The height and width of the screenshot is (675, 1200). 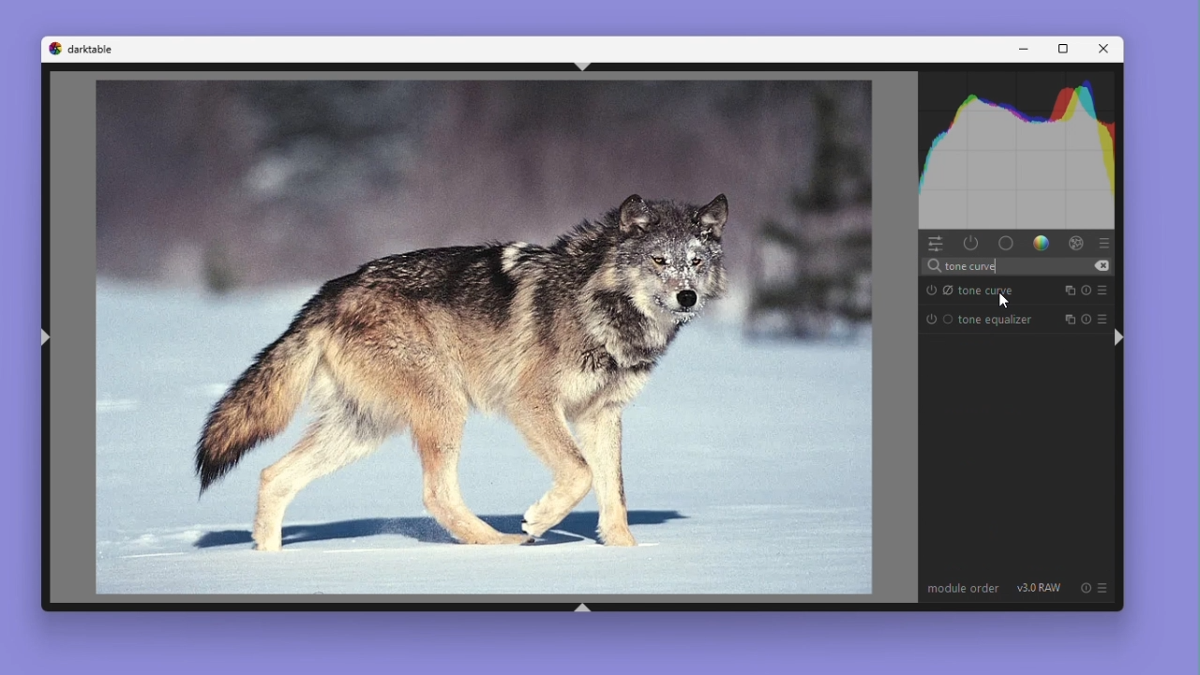 I want to click on Waveform, so click(x=1018, y=153).